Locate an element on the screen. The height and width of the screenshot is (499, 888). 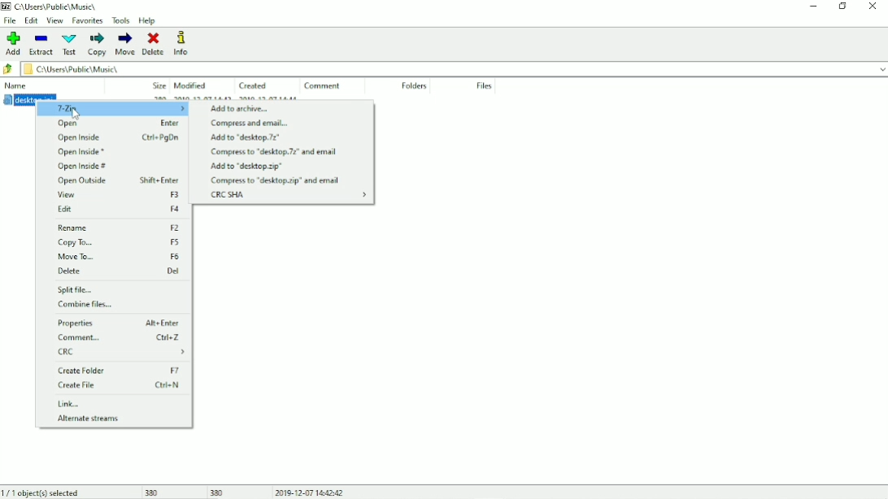
Add is located at coordinates (14, 43).